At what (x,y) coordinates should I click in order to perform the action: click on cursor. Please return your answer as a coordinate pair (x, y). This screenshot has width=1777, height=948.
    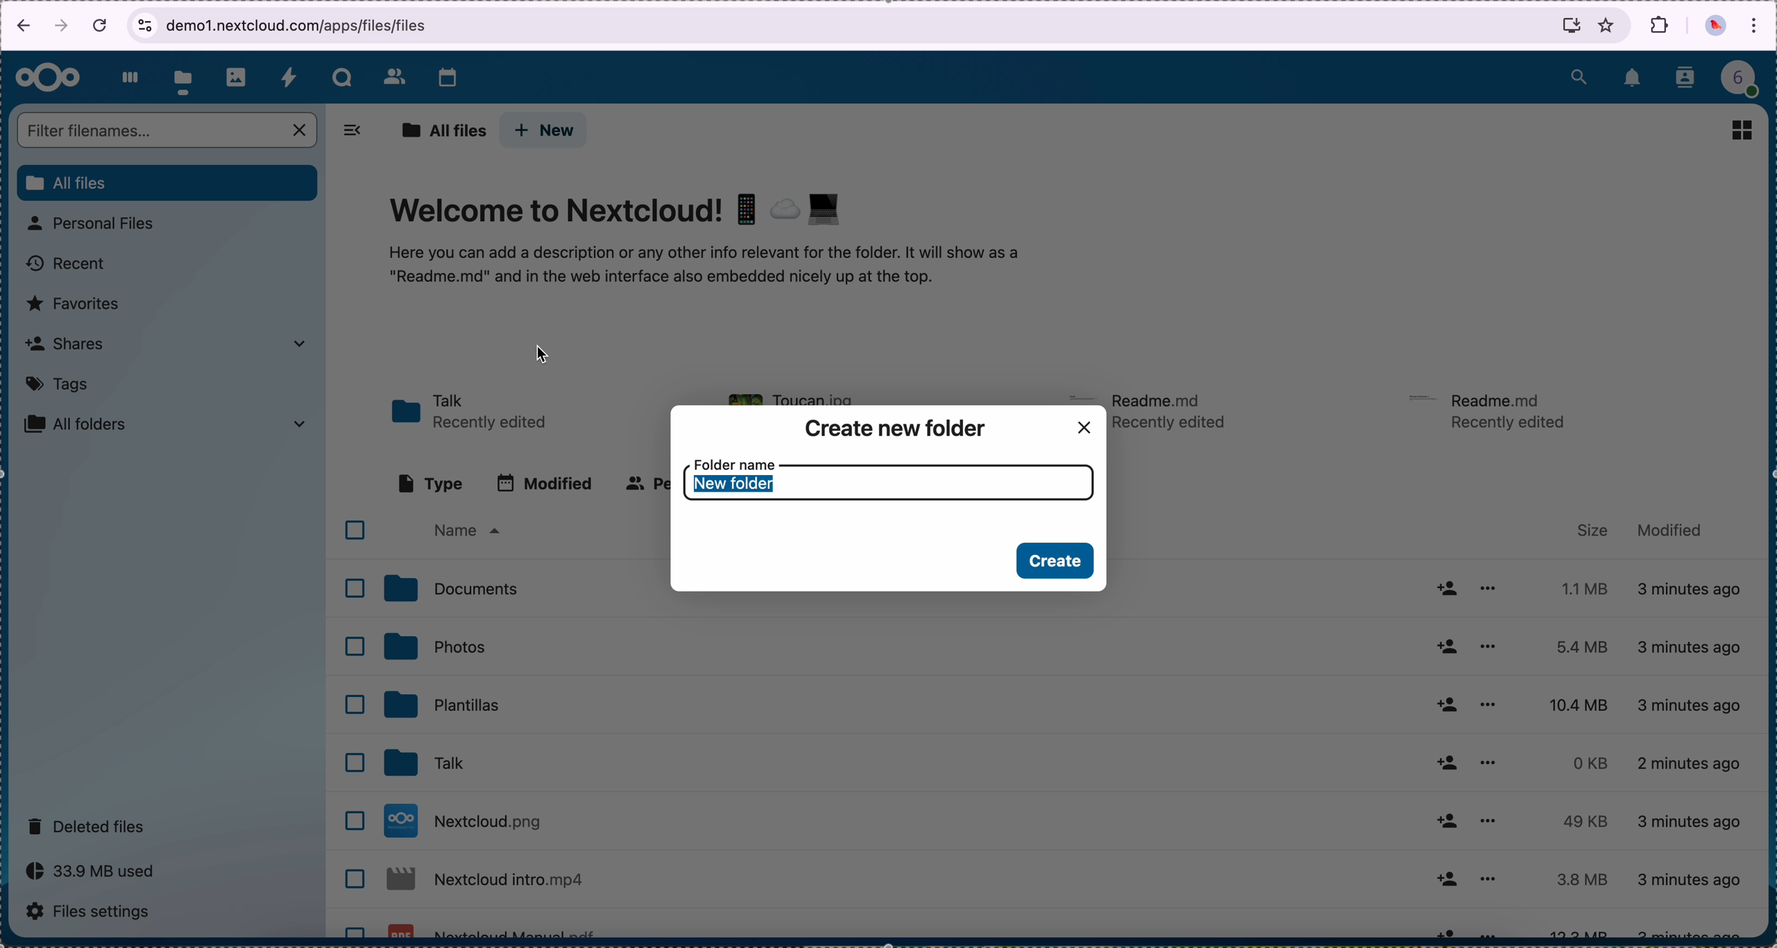
    Looking at the image, I should click on (548, 353).